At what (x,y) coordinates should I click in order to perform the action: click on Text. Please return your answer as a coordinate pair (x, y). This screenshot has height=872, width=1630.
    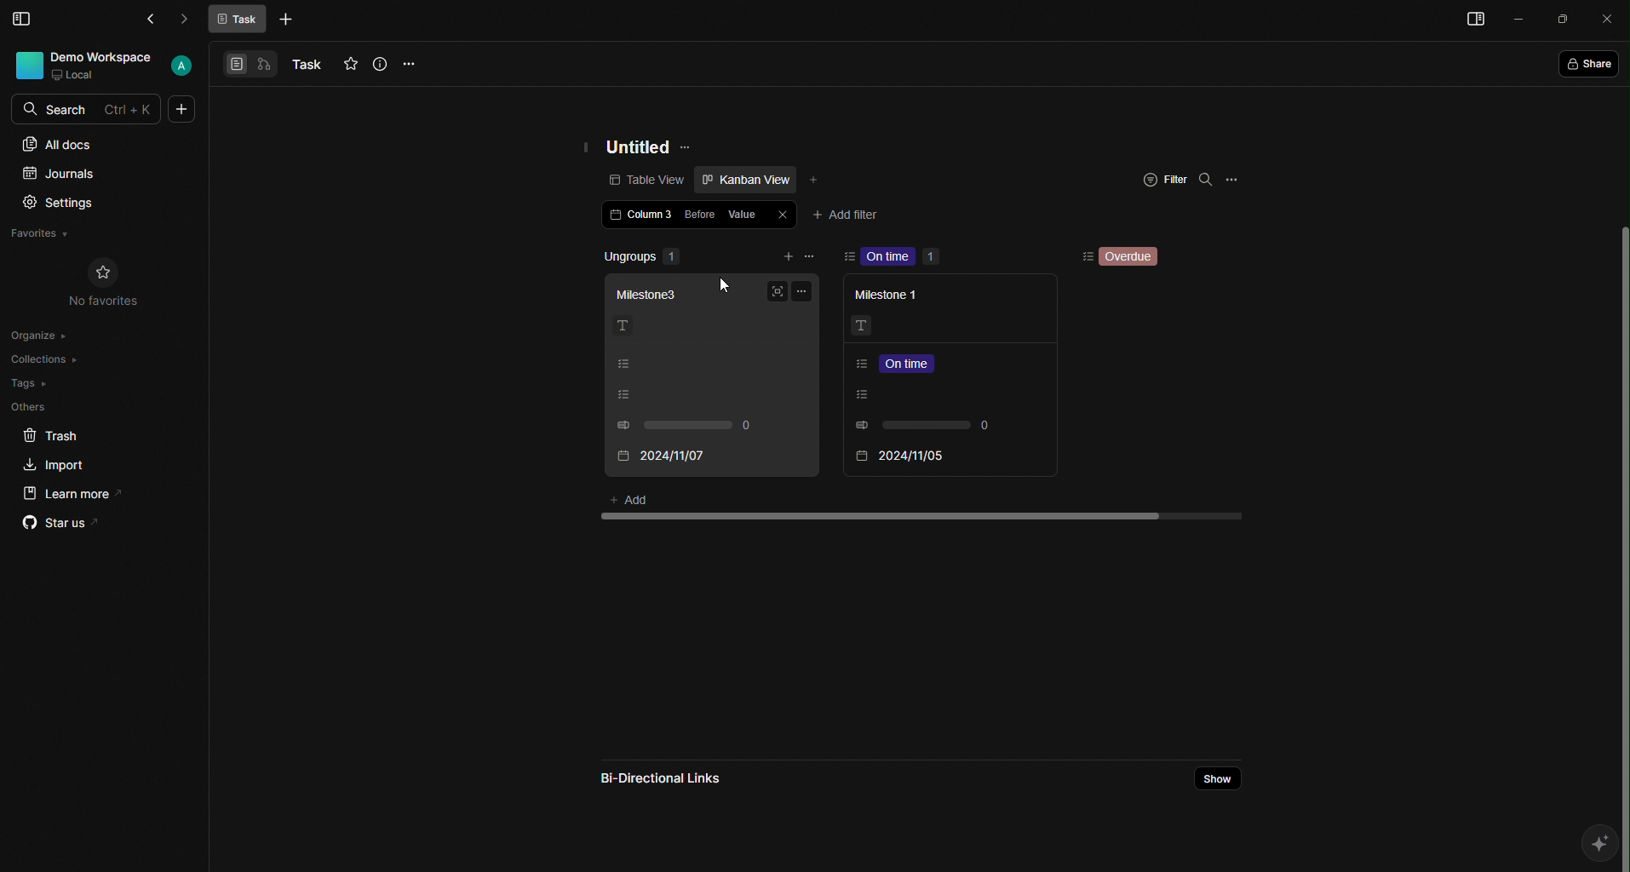
    Looking at the image, I should click on (861, 325).